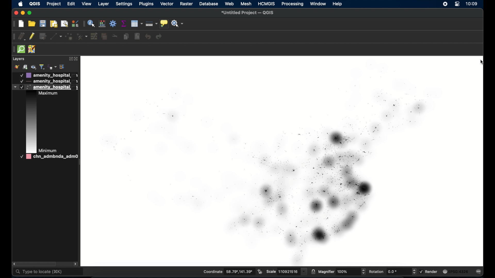  Describe the element at coordinates (313, 272) in the screenshot. I see `lock scale` at that location.